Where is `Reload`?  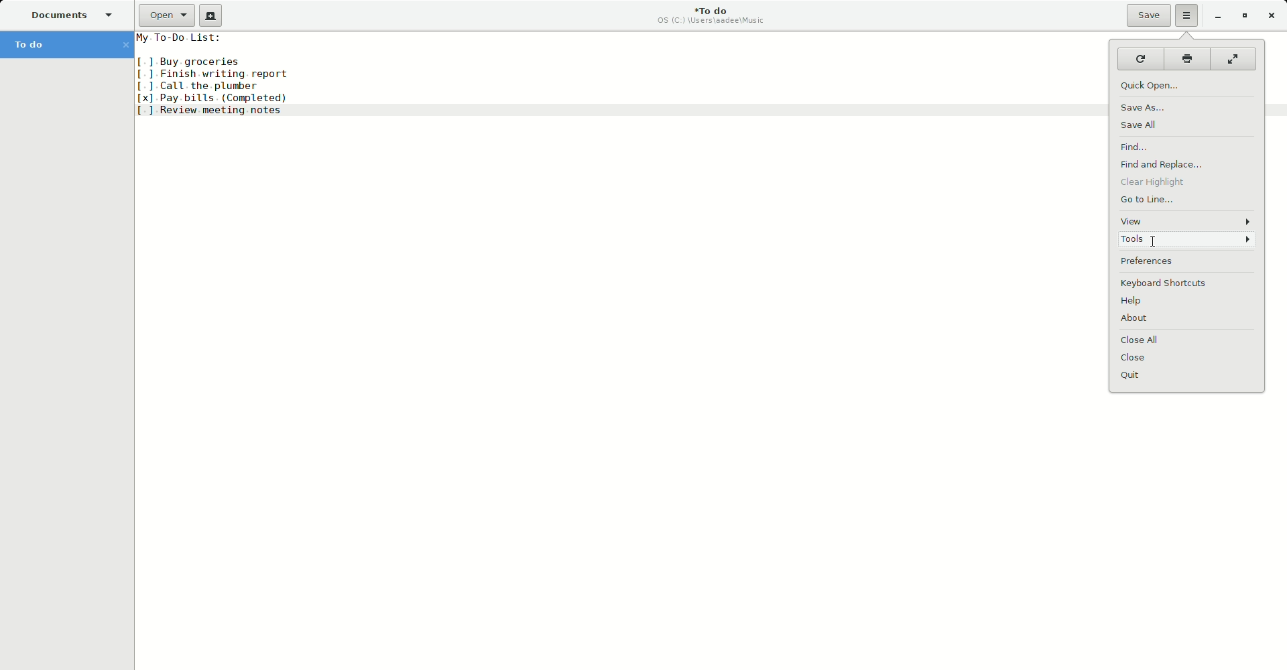 Reload is located at coordinates (1139, 60).